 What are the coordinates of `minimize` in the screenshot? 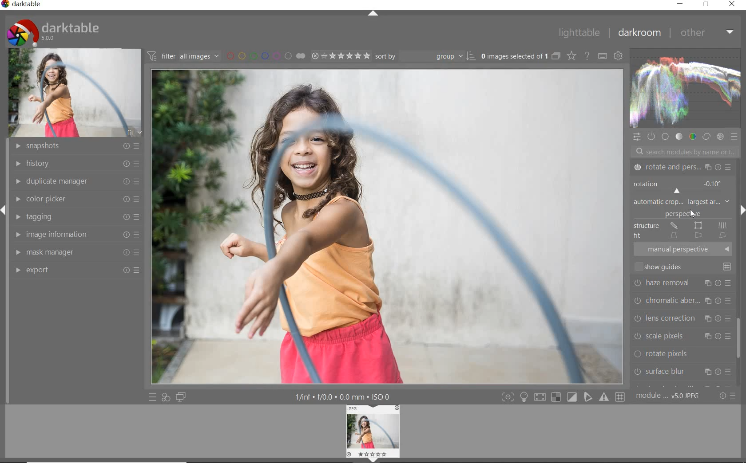 It's located at (679, 4).